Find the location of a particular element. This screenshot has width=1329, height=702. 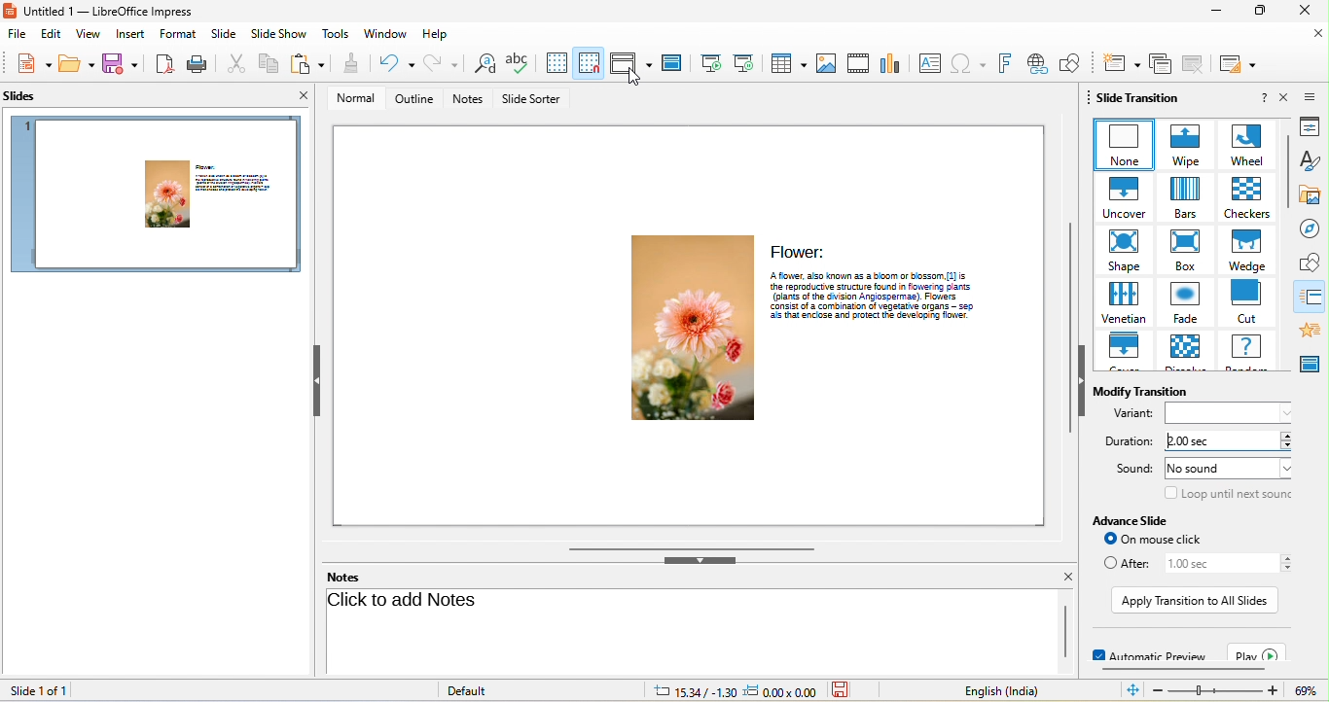

slide layout is located at coordinates (1241, 63).